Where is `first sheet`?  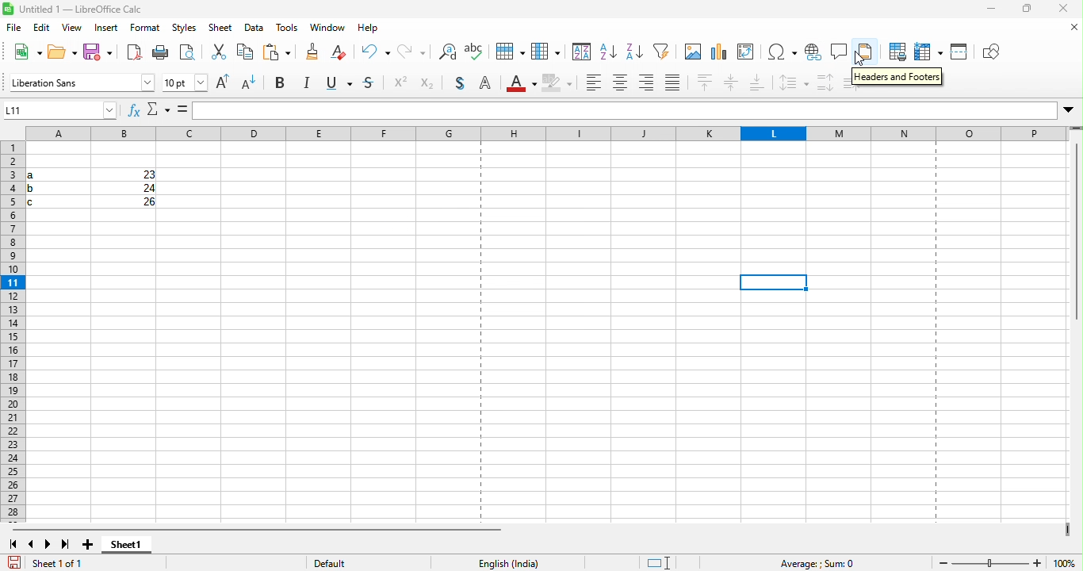
first sheet is located at coordinates (12, 542).